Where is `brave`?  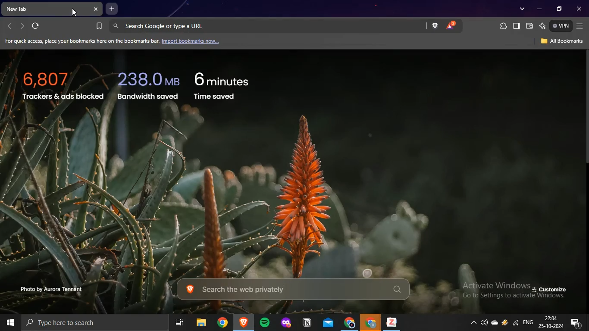 brave is located at coordinates (243, 322).